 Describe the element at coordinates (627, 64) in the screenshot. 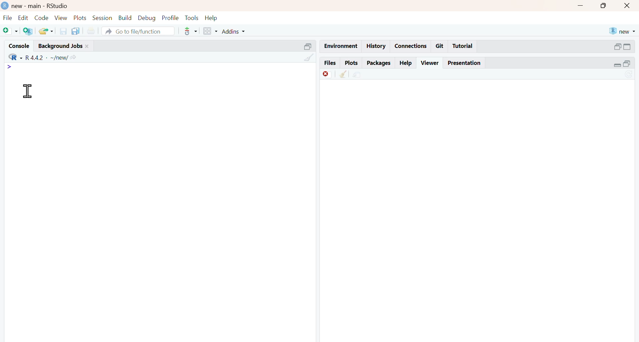

I see `open in separate window` at that location.